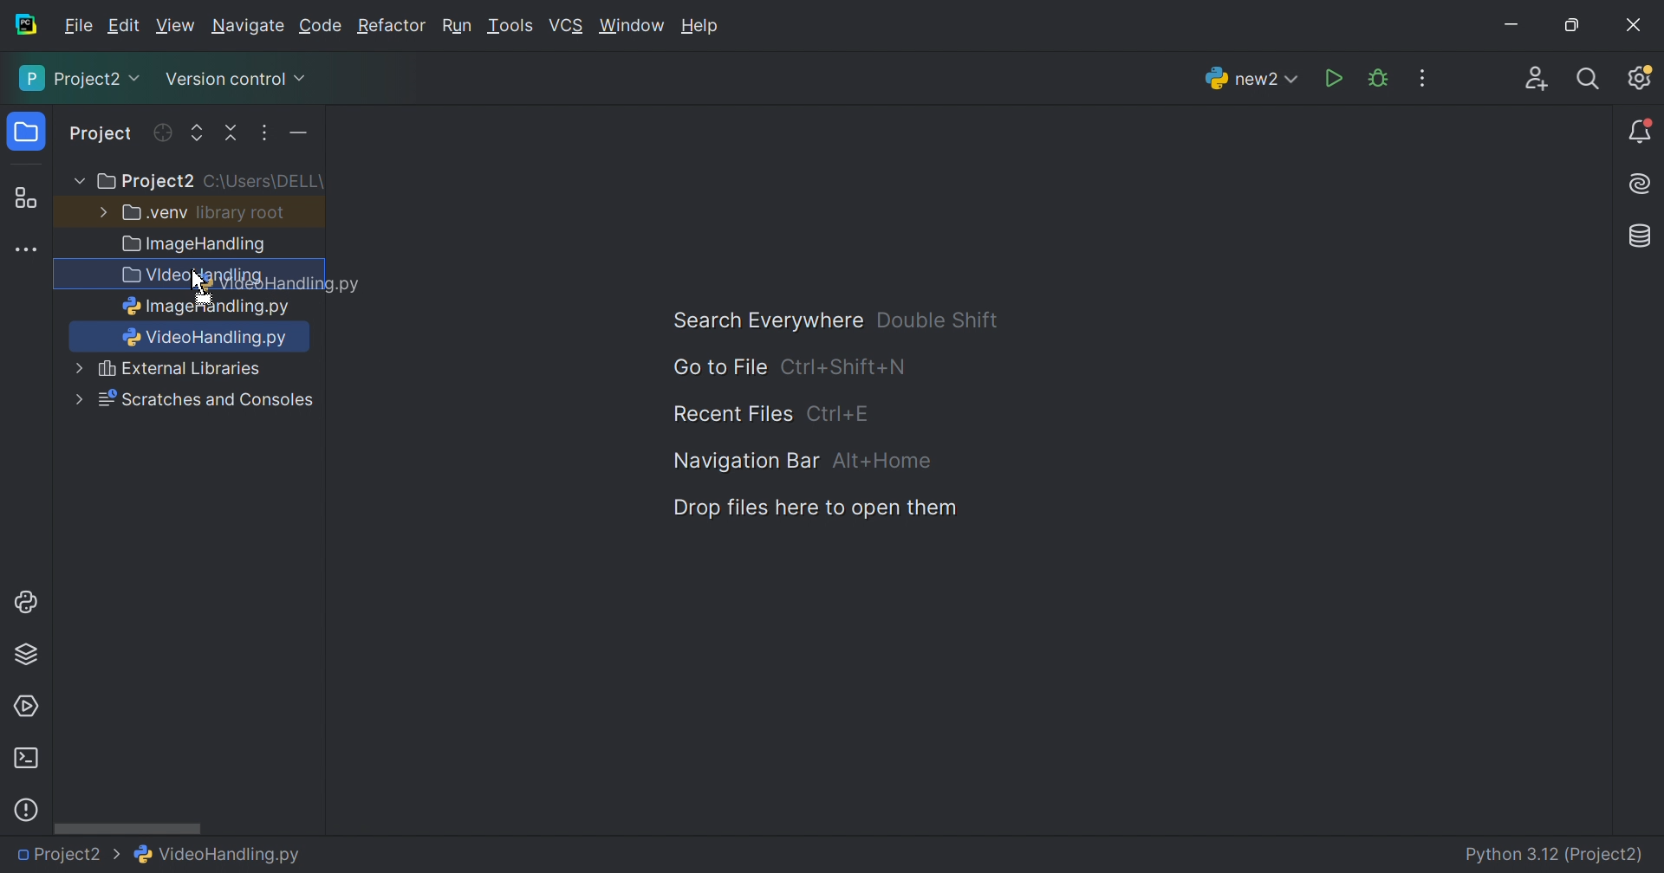  Describe the element at coordinates (243, 212) in the screenshot. I see `library root` at that location.